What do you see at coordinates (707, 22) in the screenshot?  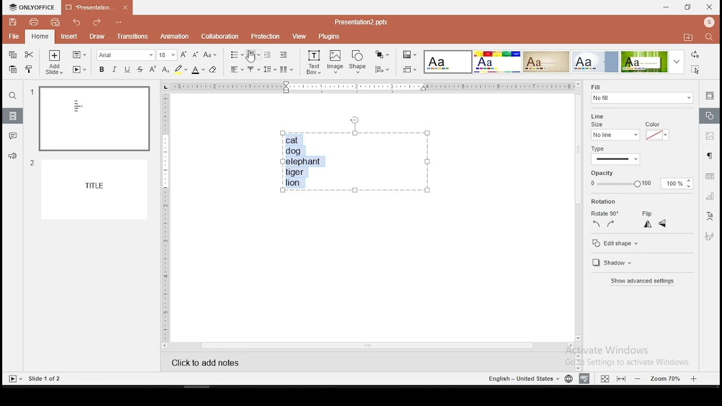 I see `profile` at bounding box center [707, 22].